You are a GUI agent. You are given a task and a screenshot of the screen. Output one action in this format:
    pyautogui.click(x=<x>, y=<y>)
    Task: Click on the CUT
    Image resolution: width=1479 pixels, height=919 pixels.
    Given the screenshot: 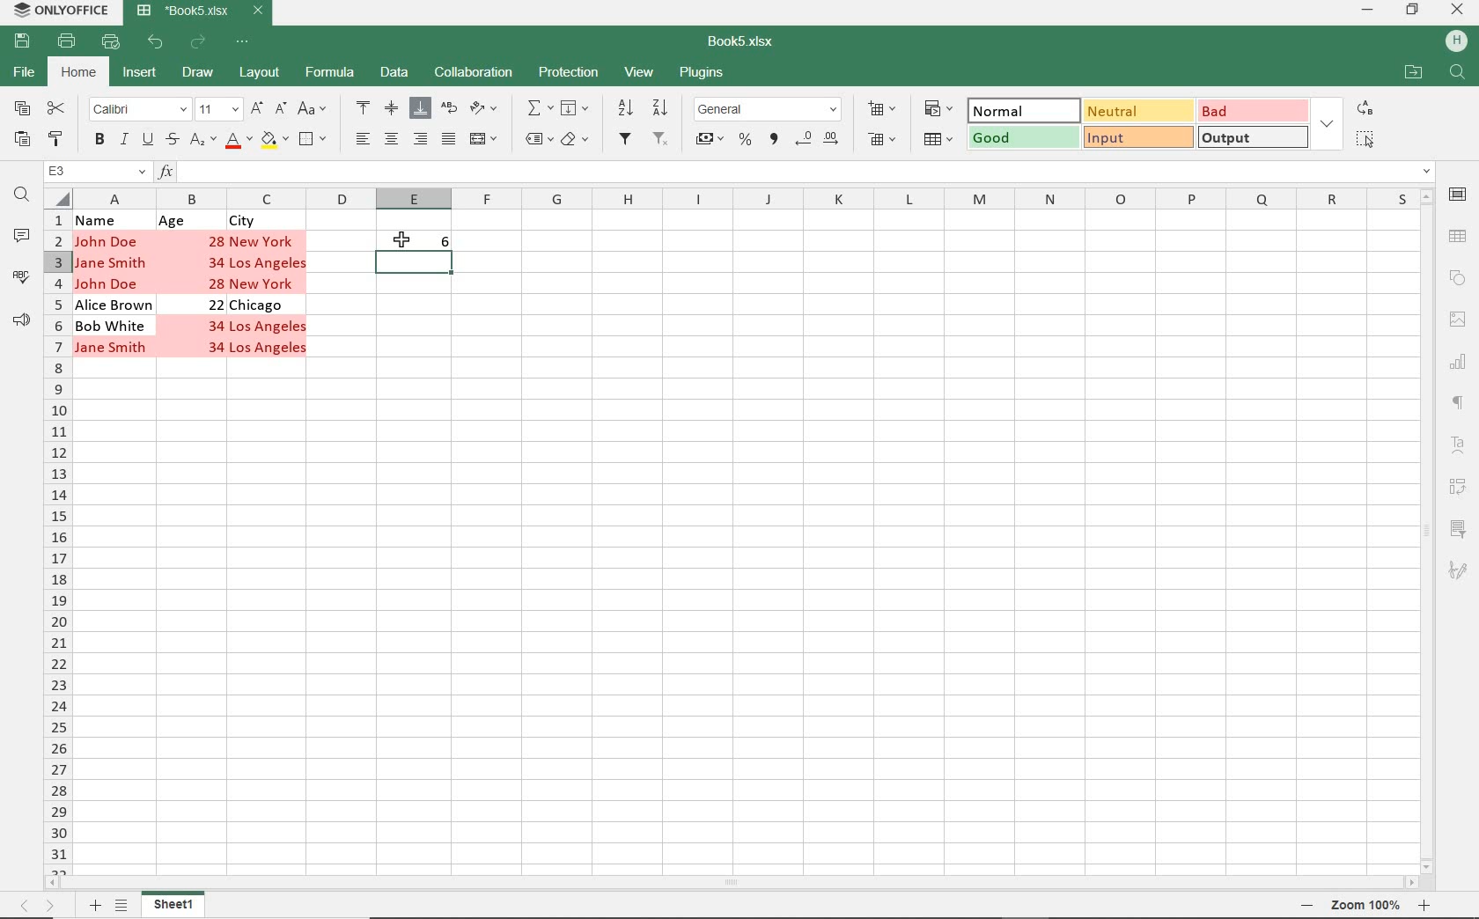 What is the action you would take?
    pyautogui.click(x=55, y=107)
    